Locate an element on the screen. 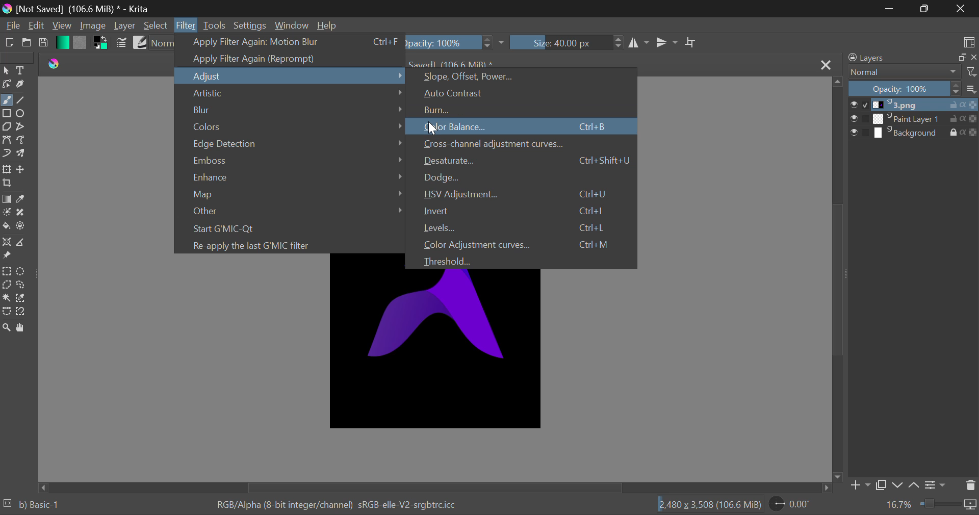 This screenshot has height=515, width=979. Smart Patch Tool is located at coordinates (22, 212).